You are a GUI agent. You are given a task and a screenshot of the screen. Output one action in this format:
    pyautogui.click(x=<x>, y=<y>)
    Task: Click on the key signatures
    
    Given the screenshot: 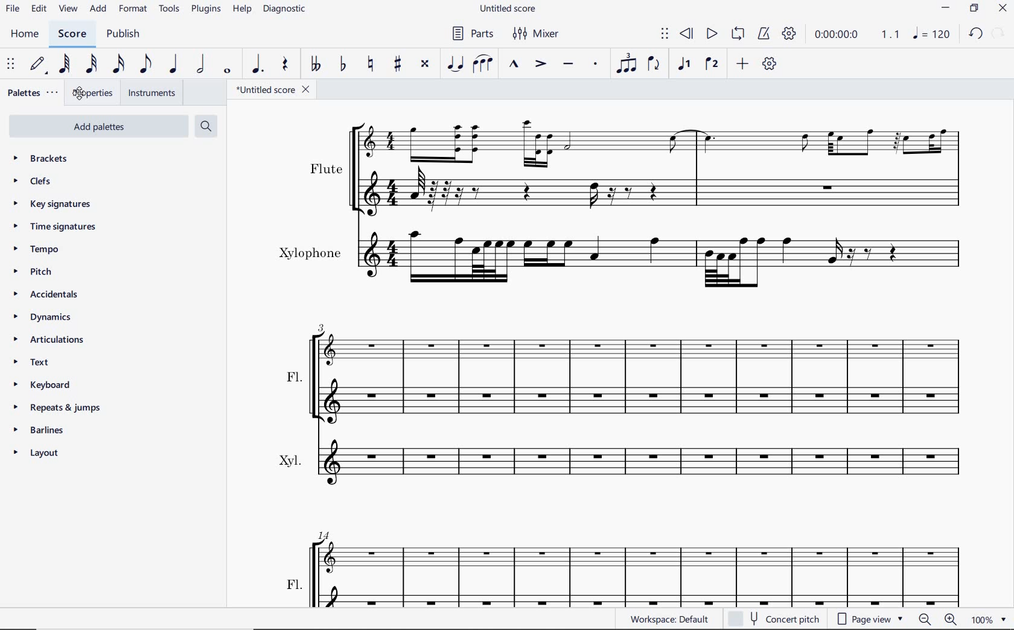 What is the action you would take?
    pyautogui.click(x=53, y=203)
    